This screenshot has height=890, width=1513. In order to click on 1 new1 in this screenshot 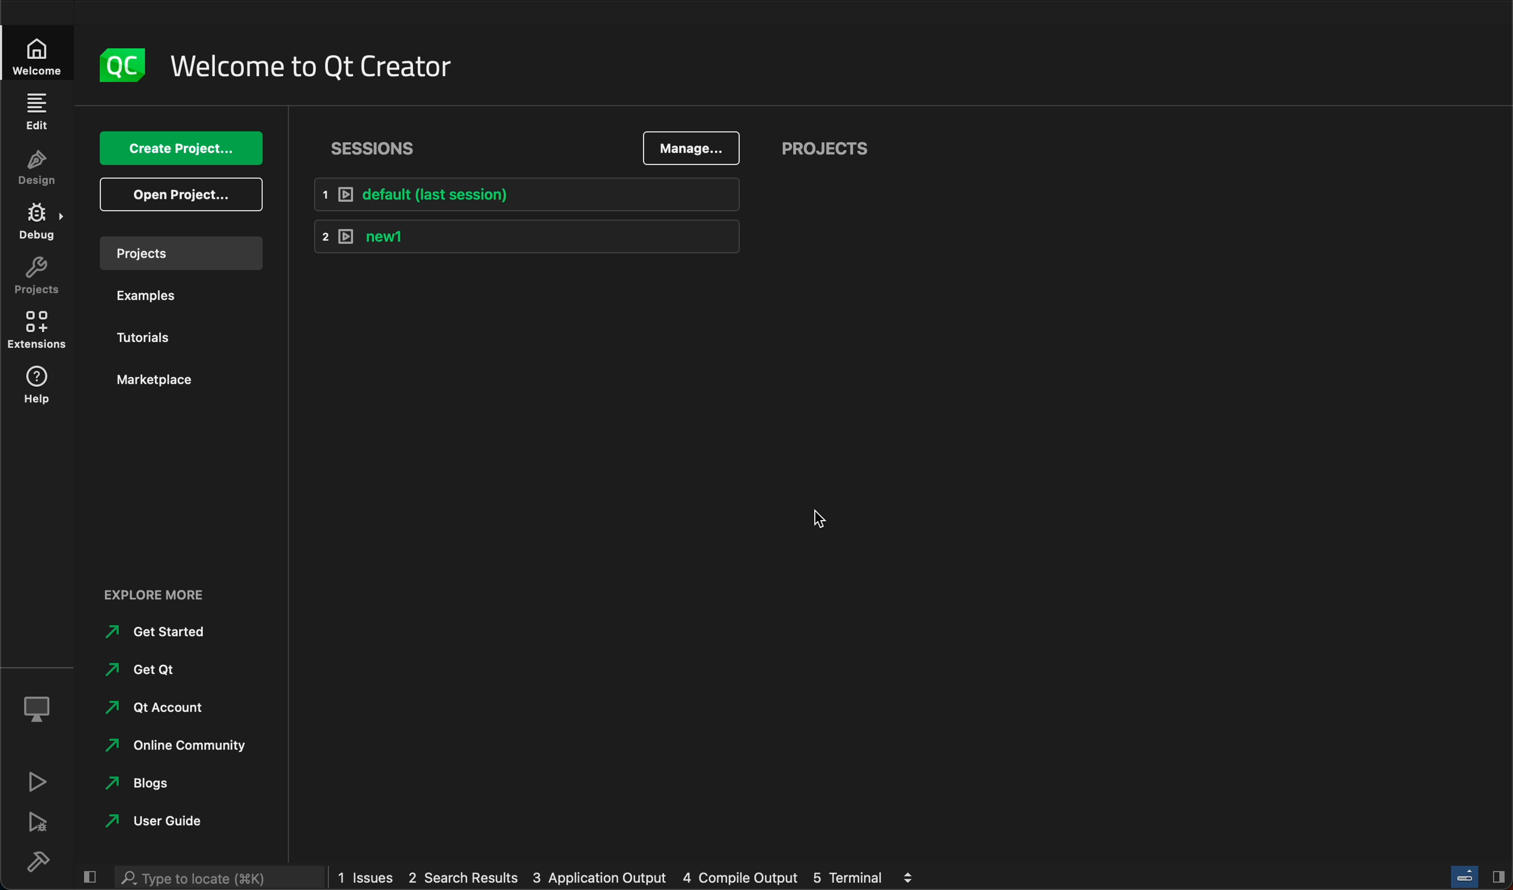, I will do `click(529, 236)`.